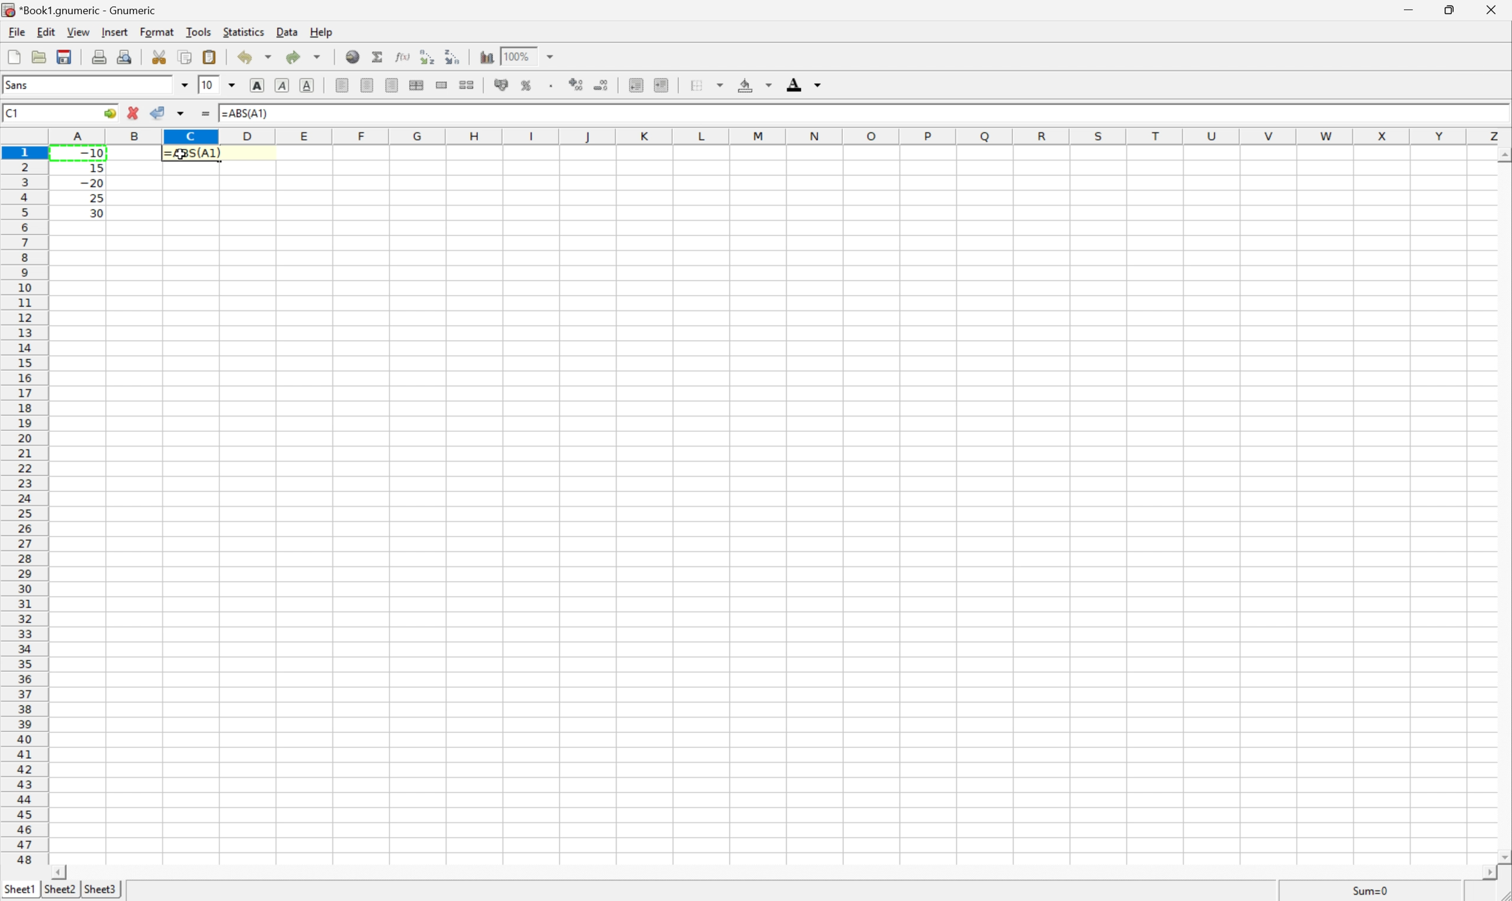 This screenshot has width=1512, height=901. What do you see at coordinates (200, 31) in the screenshot?
I see `Tools` at bounding box center [200, 31].